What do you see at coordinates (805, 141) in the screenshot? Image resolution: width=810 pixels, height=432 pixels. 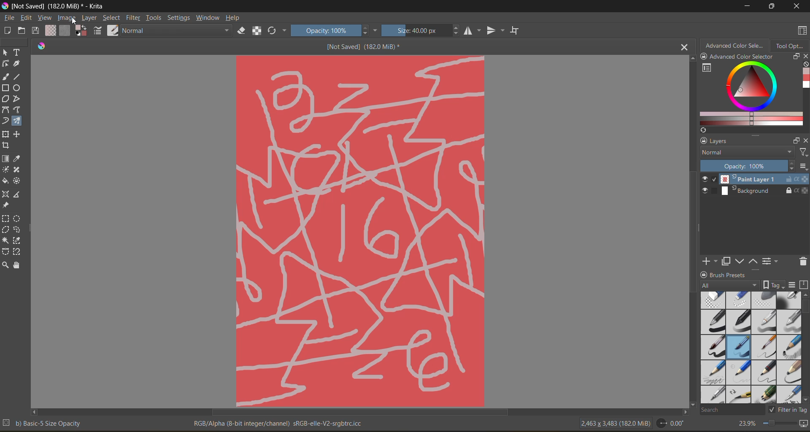 I see `close docker` at bounding box center [805, 141].